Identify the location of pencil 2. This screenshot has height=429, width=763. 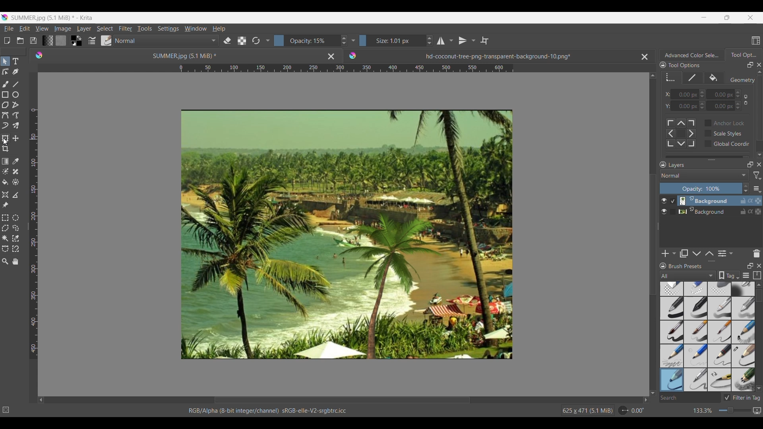
(720, 356).